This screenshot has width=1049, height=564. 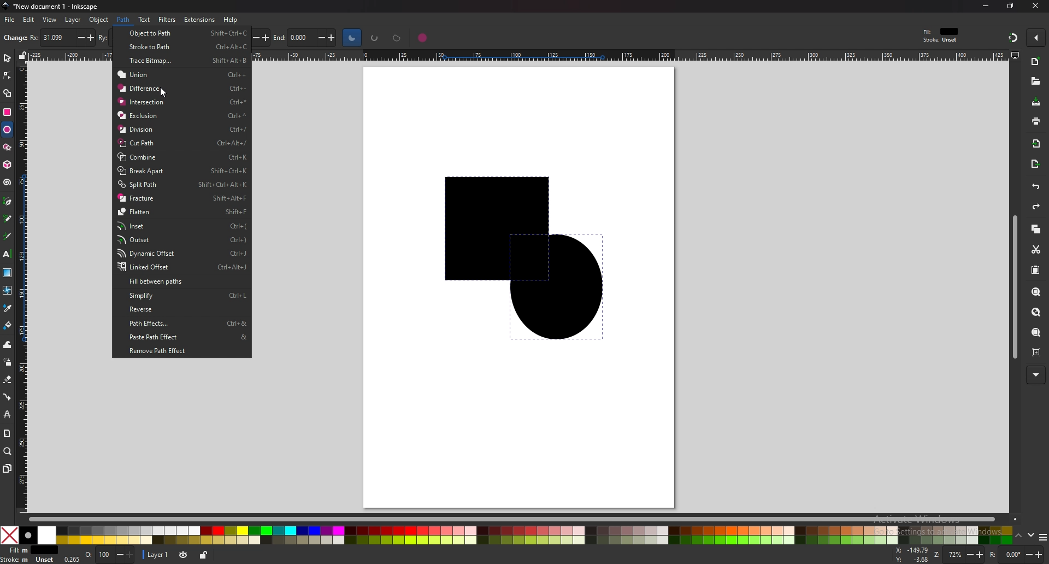 I want to click on layer, so click(x=156, y=555).